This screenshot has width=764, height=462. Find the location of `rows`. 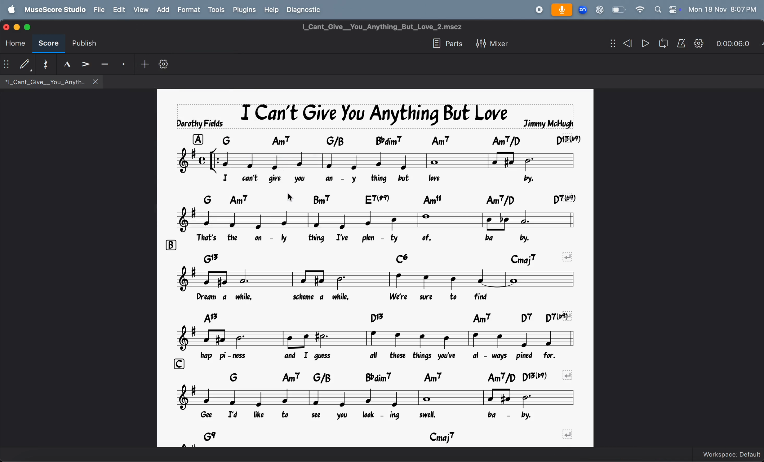

rows is located at coordinates (170, 245).